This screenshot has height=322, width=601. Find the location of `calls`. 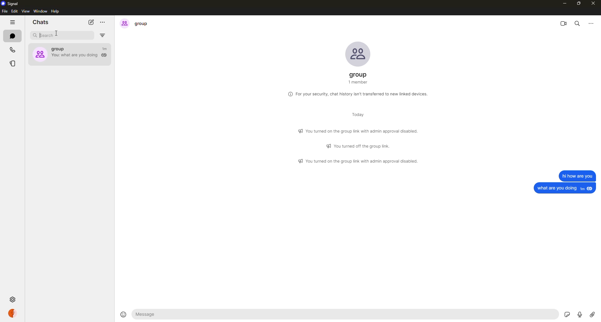

calls is located at coordinates (12, 49).